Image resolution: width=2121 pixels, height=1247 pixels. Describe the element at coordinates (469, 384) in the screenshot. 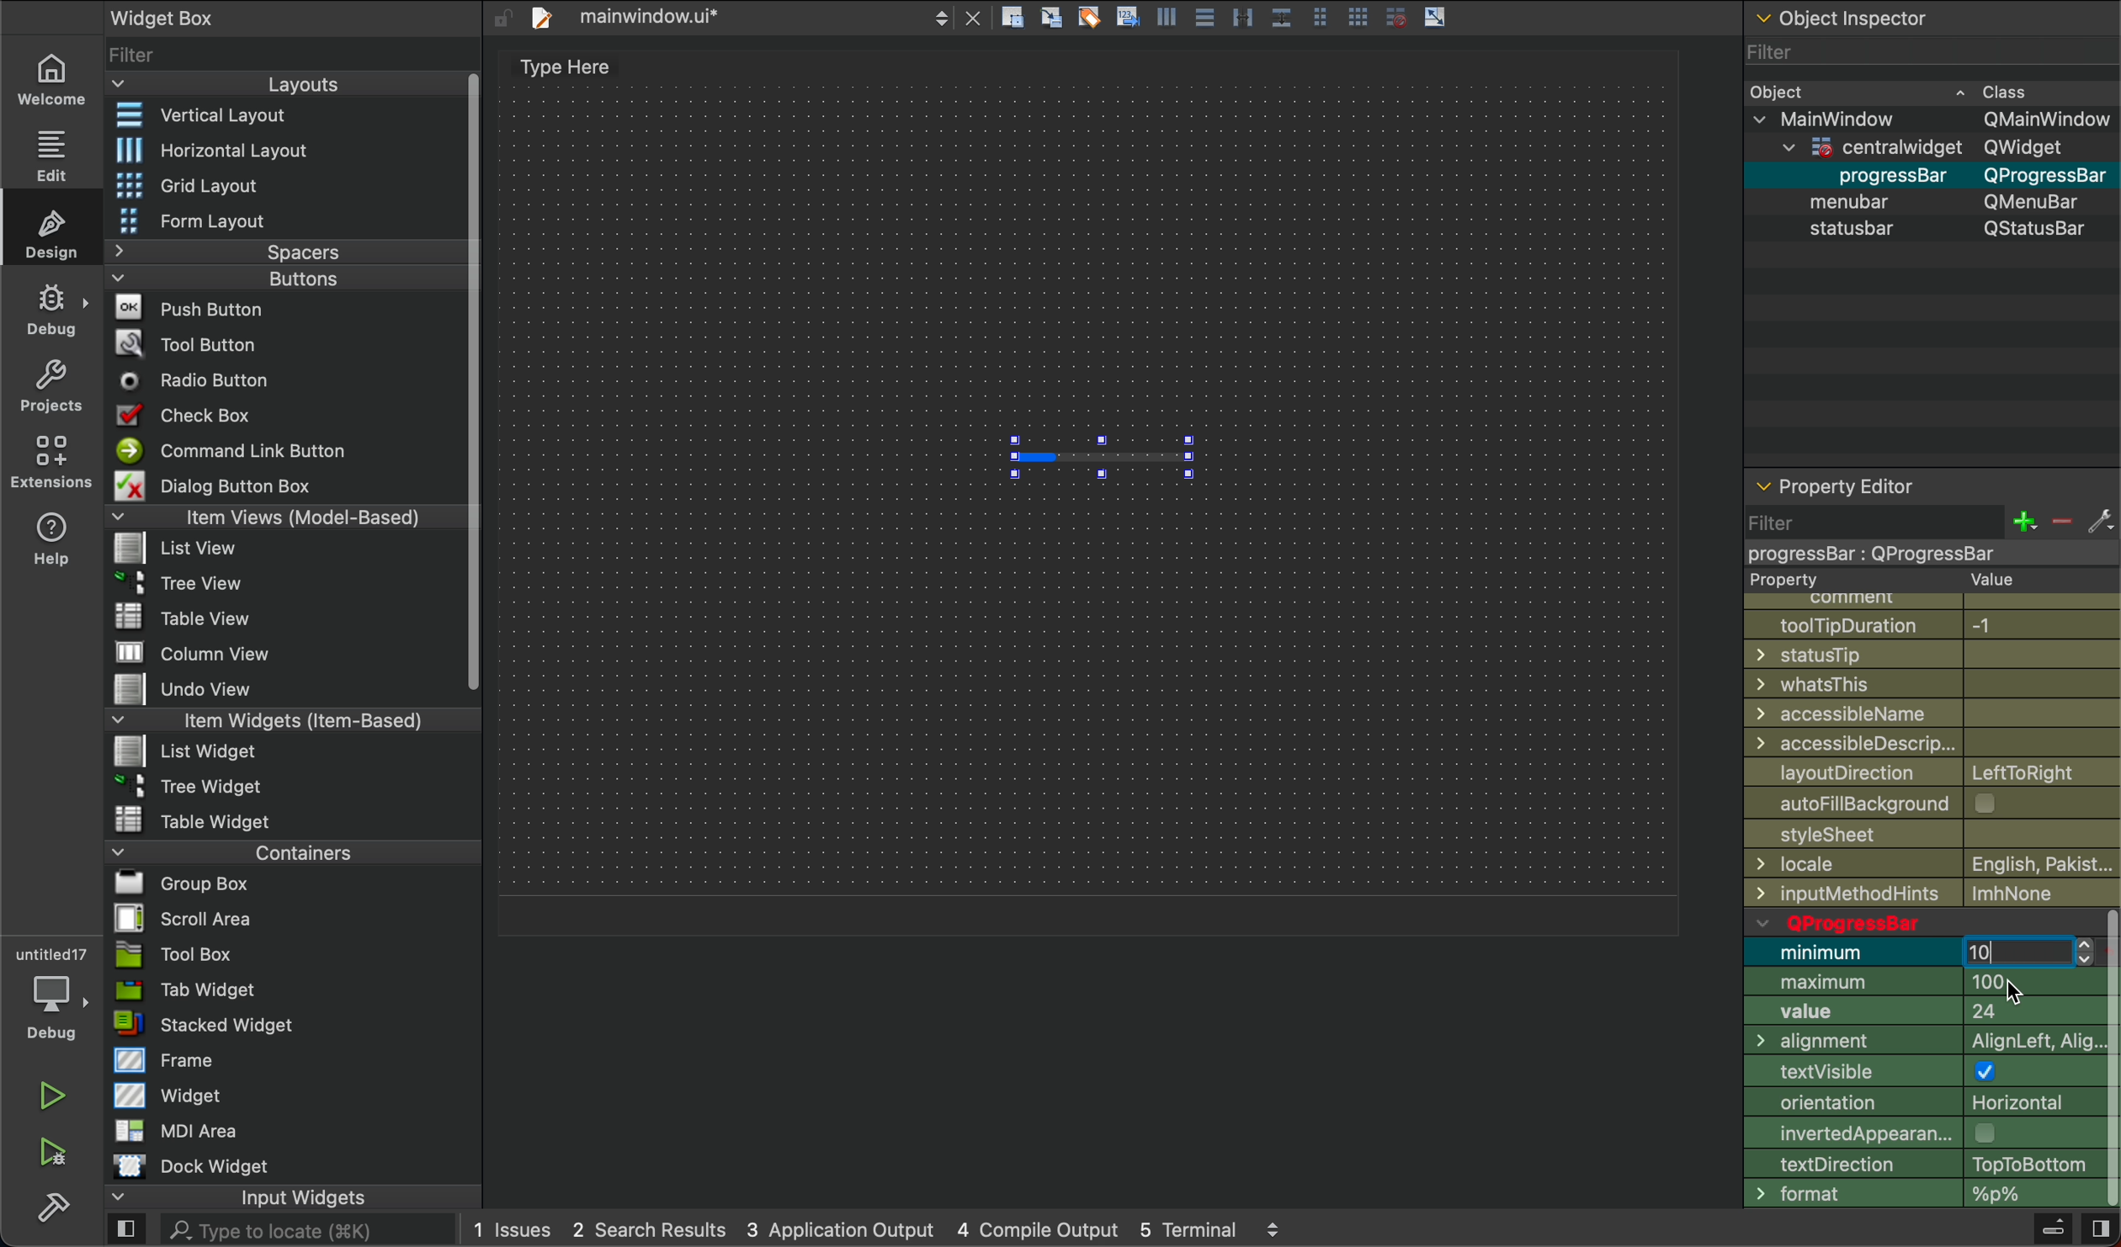

I see `Vertical Scroll` at that location.